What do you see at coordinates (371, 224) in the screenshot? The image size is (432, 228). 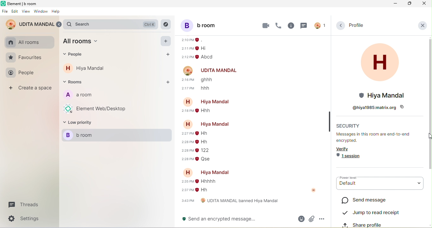 I see `share profile` at bounding box center [371, 224].